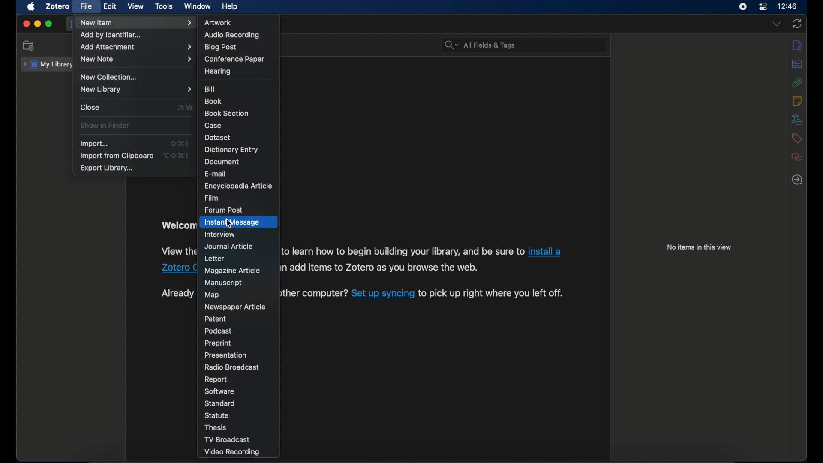 The image size is (823, 463). Describe the element at coordinates (231, 222) in the screenshot. I see `instant message` at that location.